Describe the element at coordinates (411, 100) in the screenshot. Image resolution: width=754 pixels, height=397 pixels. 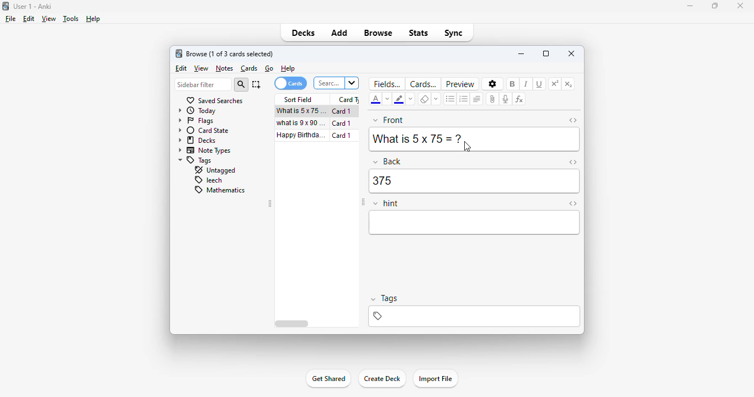
I see `change color` at that location.